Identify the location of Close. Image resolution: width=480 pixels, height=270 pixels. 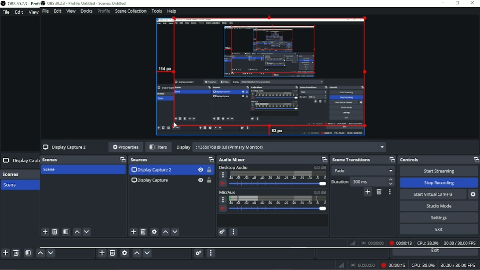
(474, 3).